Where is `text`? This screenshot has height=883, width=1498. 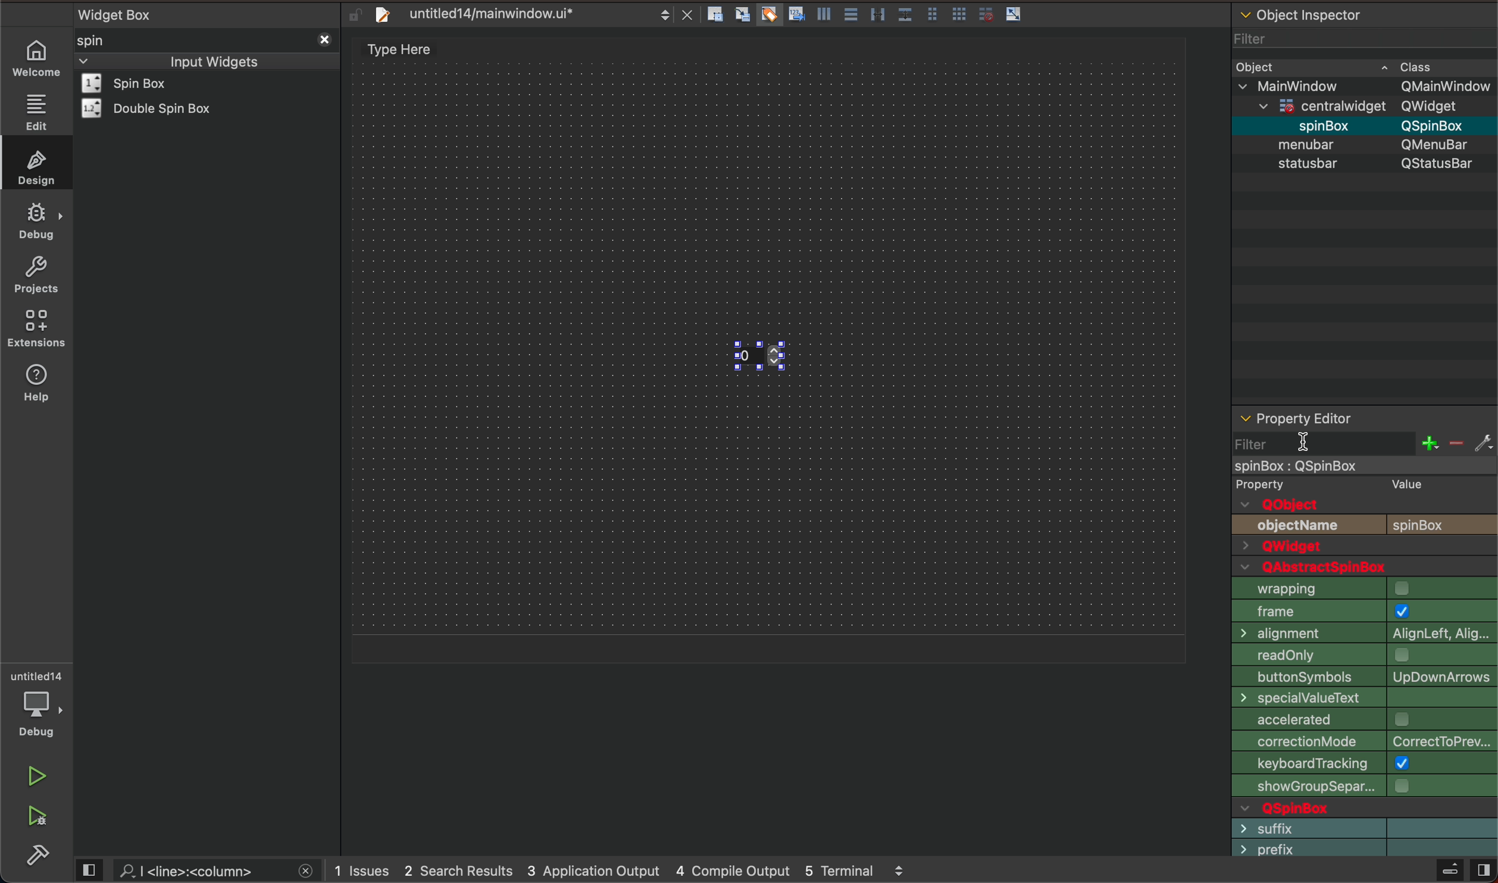
text is located at coordinates (1317, 568).